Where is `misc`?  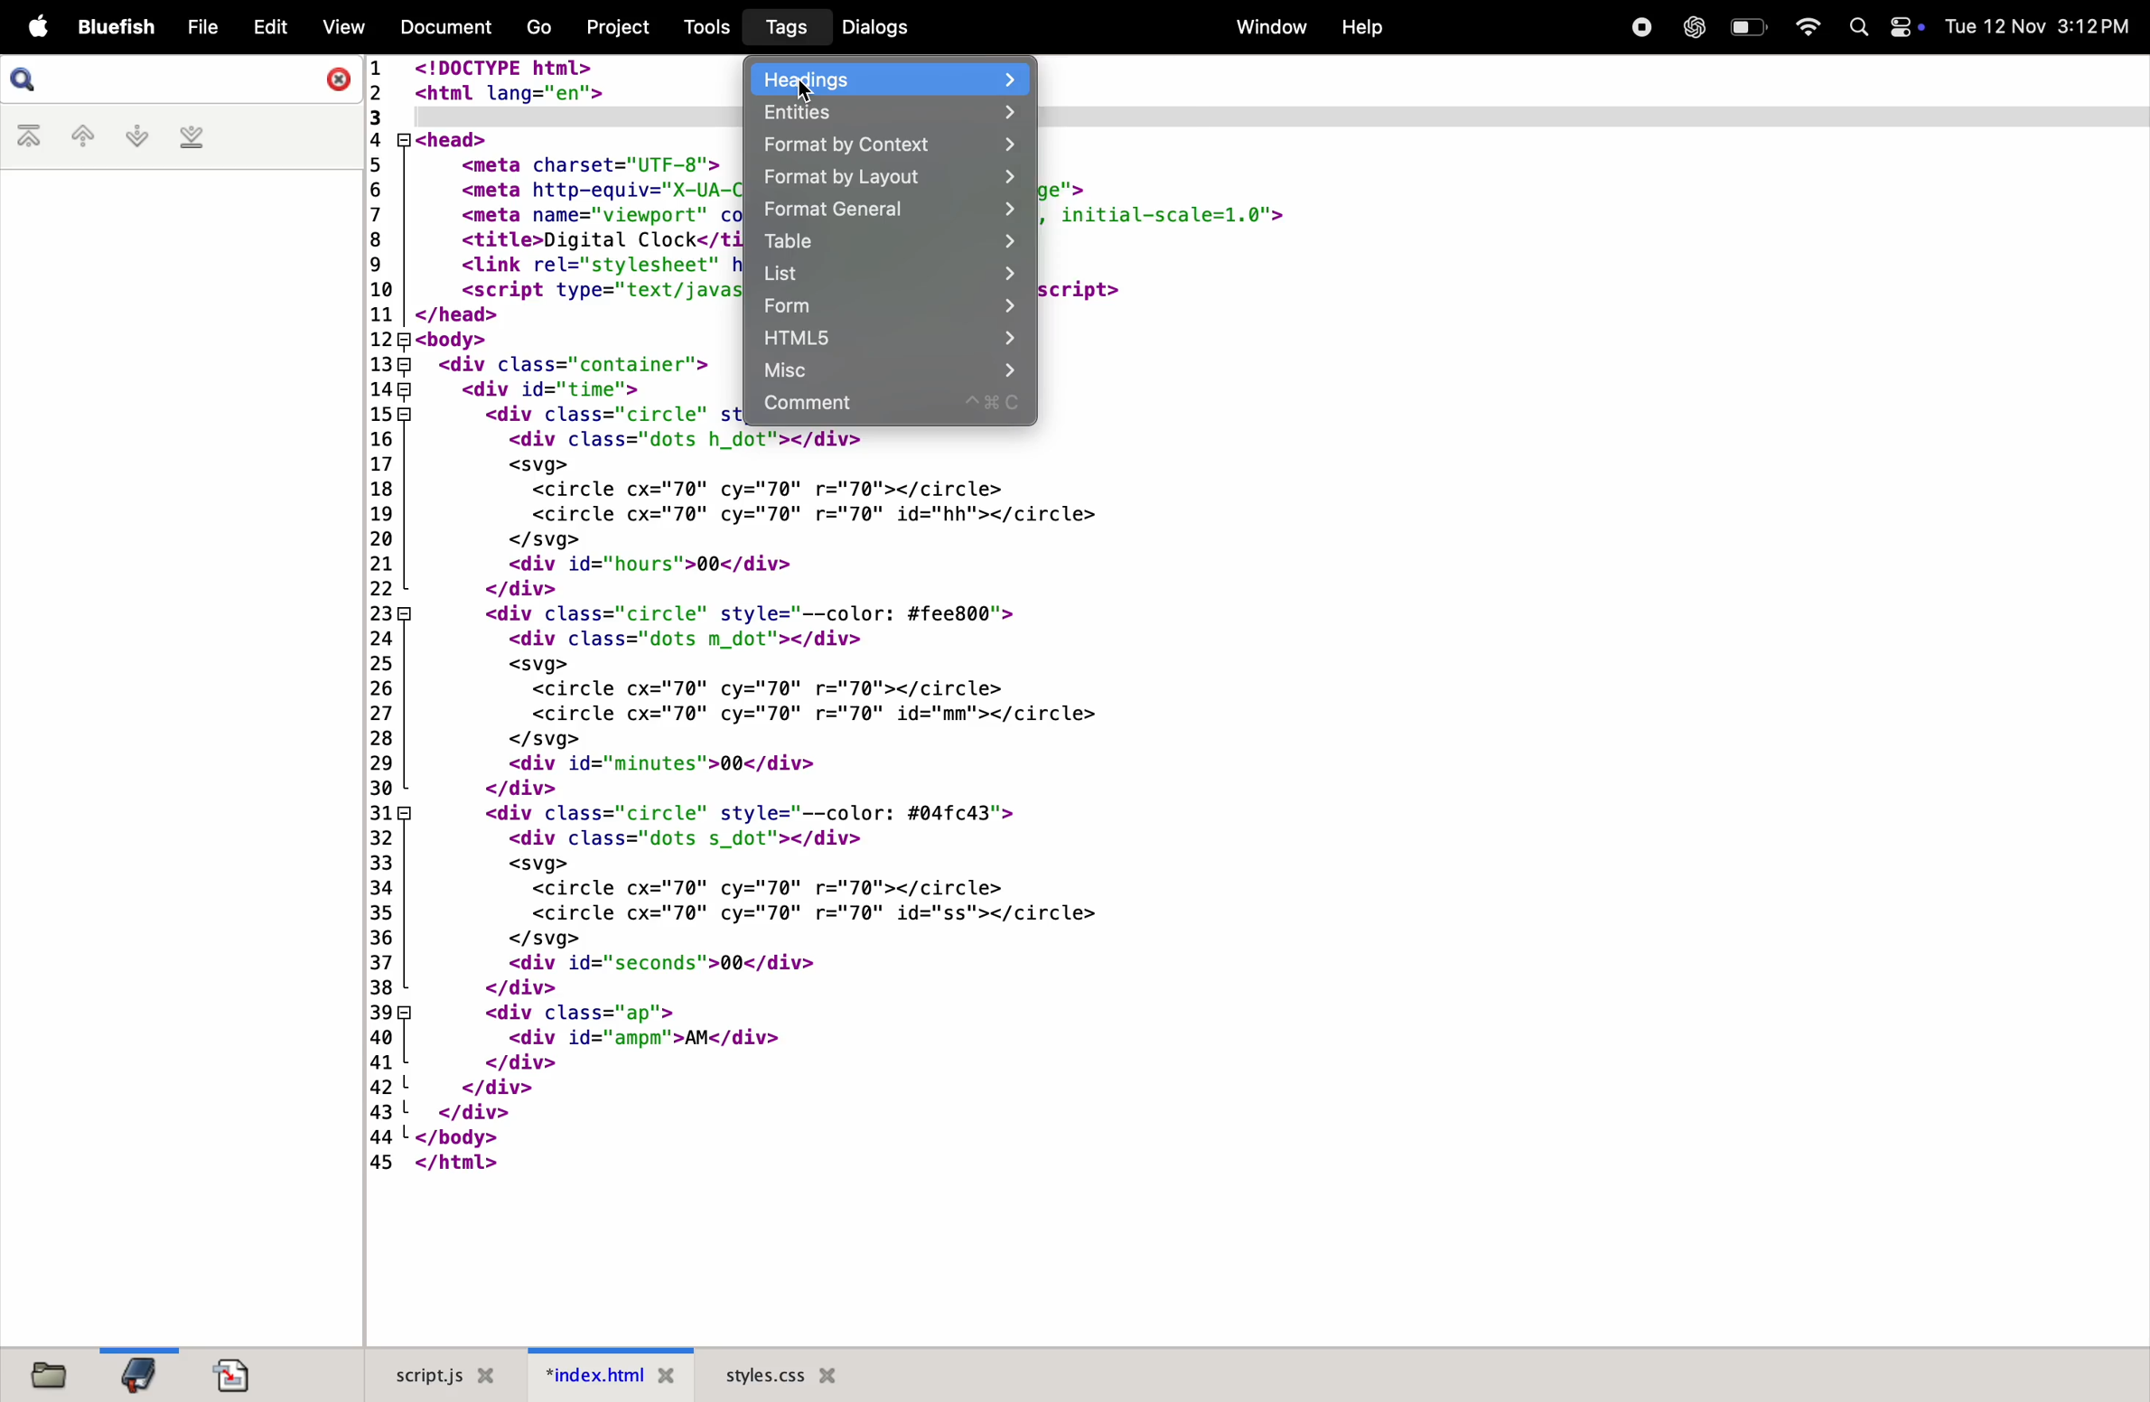
misc is located at coordinates (887, 371).